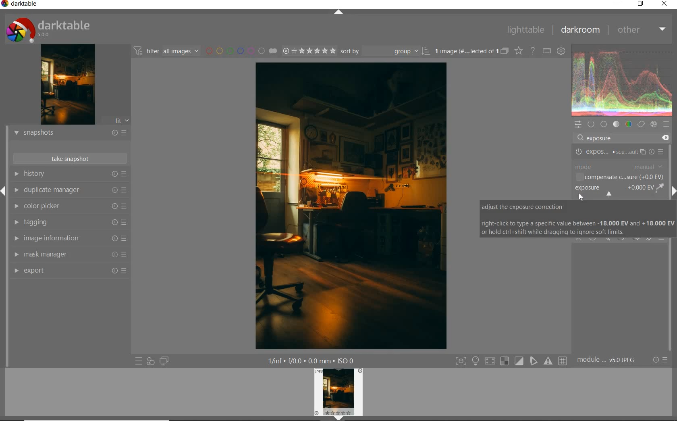 The height and width of the screenshot is (421, 677). Describe the element at coordinates (562, 52) in the screenshot. I see `show global preferences` at that location.